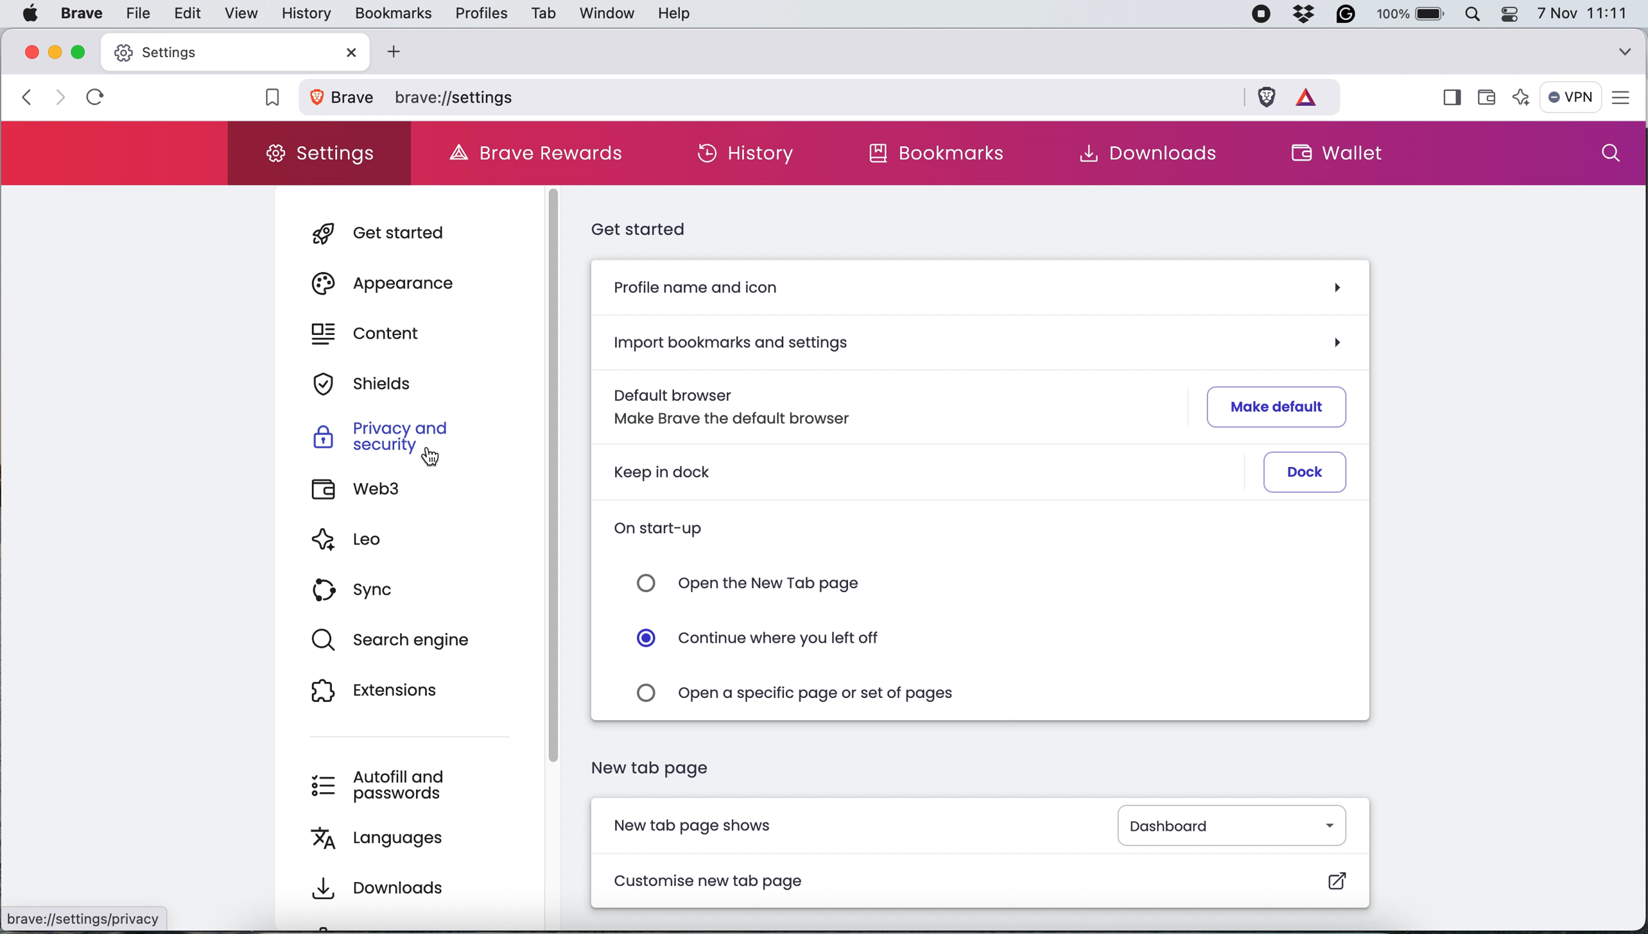 Image resolution: width=1648 pixels, height=934 pixels. I want to click on brave:/[settings/privacy, so click(79, 919).